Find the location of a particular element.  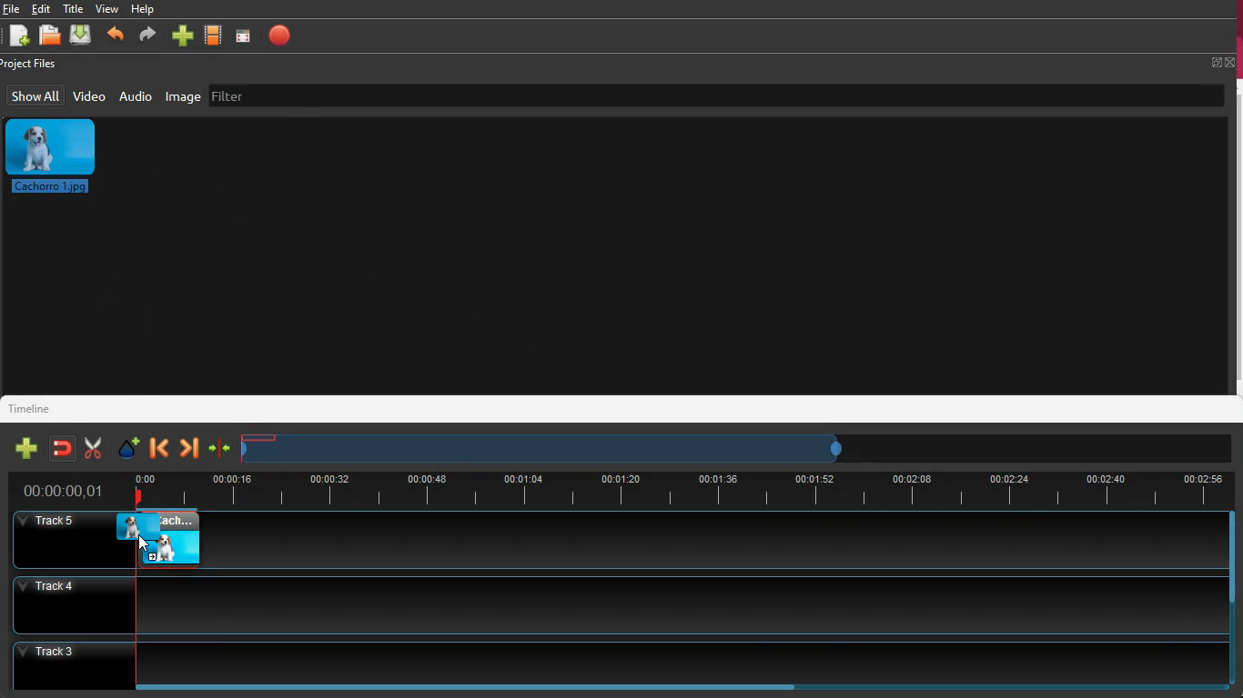

new is located at coordinates (185, 34).